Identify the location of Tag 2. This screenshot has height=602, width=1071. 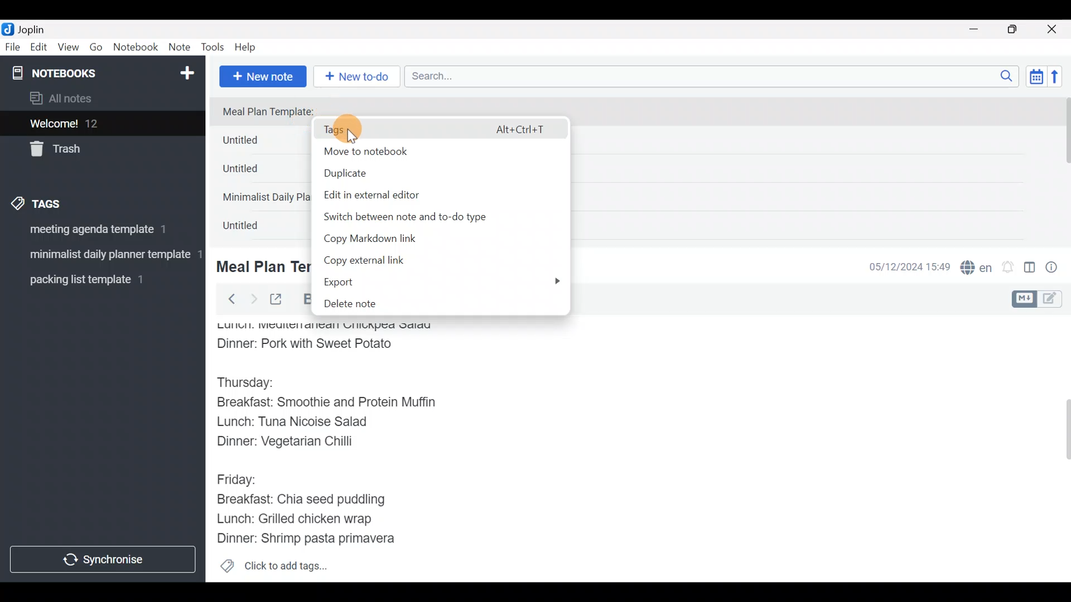
(102, 256).